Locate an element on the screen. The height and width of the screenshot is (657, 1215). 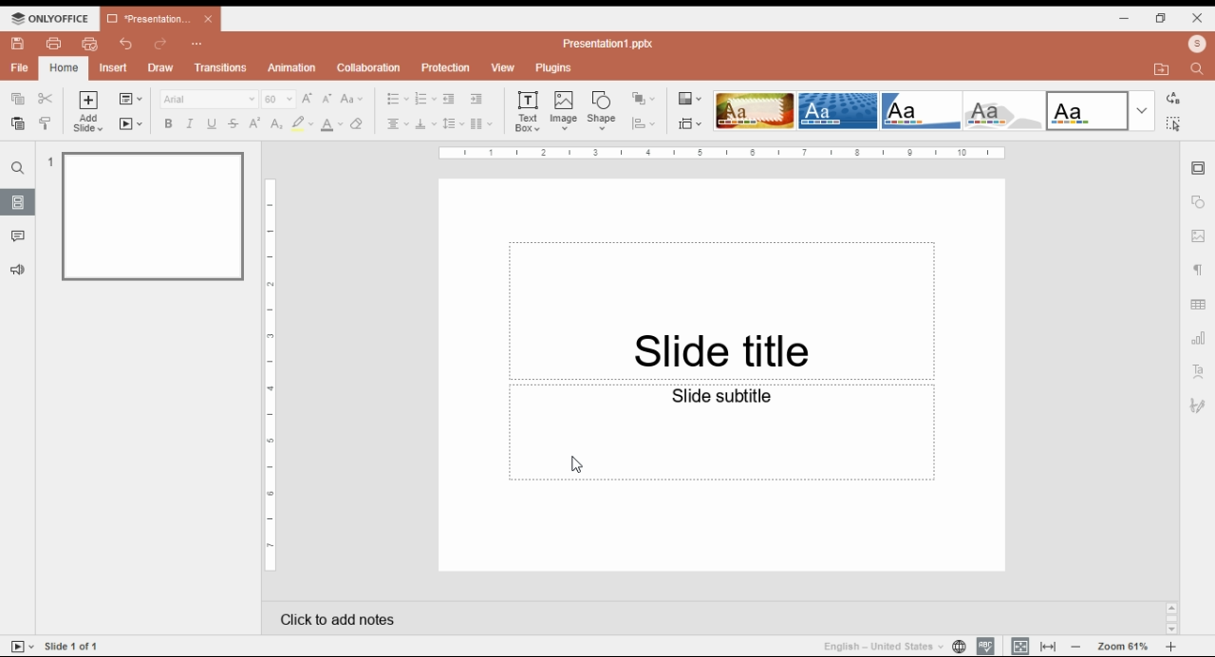
Slide subtitle is located at coordinates (723, 480).